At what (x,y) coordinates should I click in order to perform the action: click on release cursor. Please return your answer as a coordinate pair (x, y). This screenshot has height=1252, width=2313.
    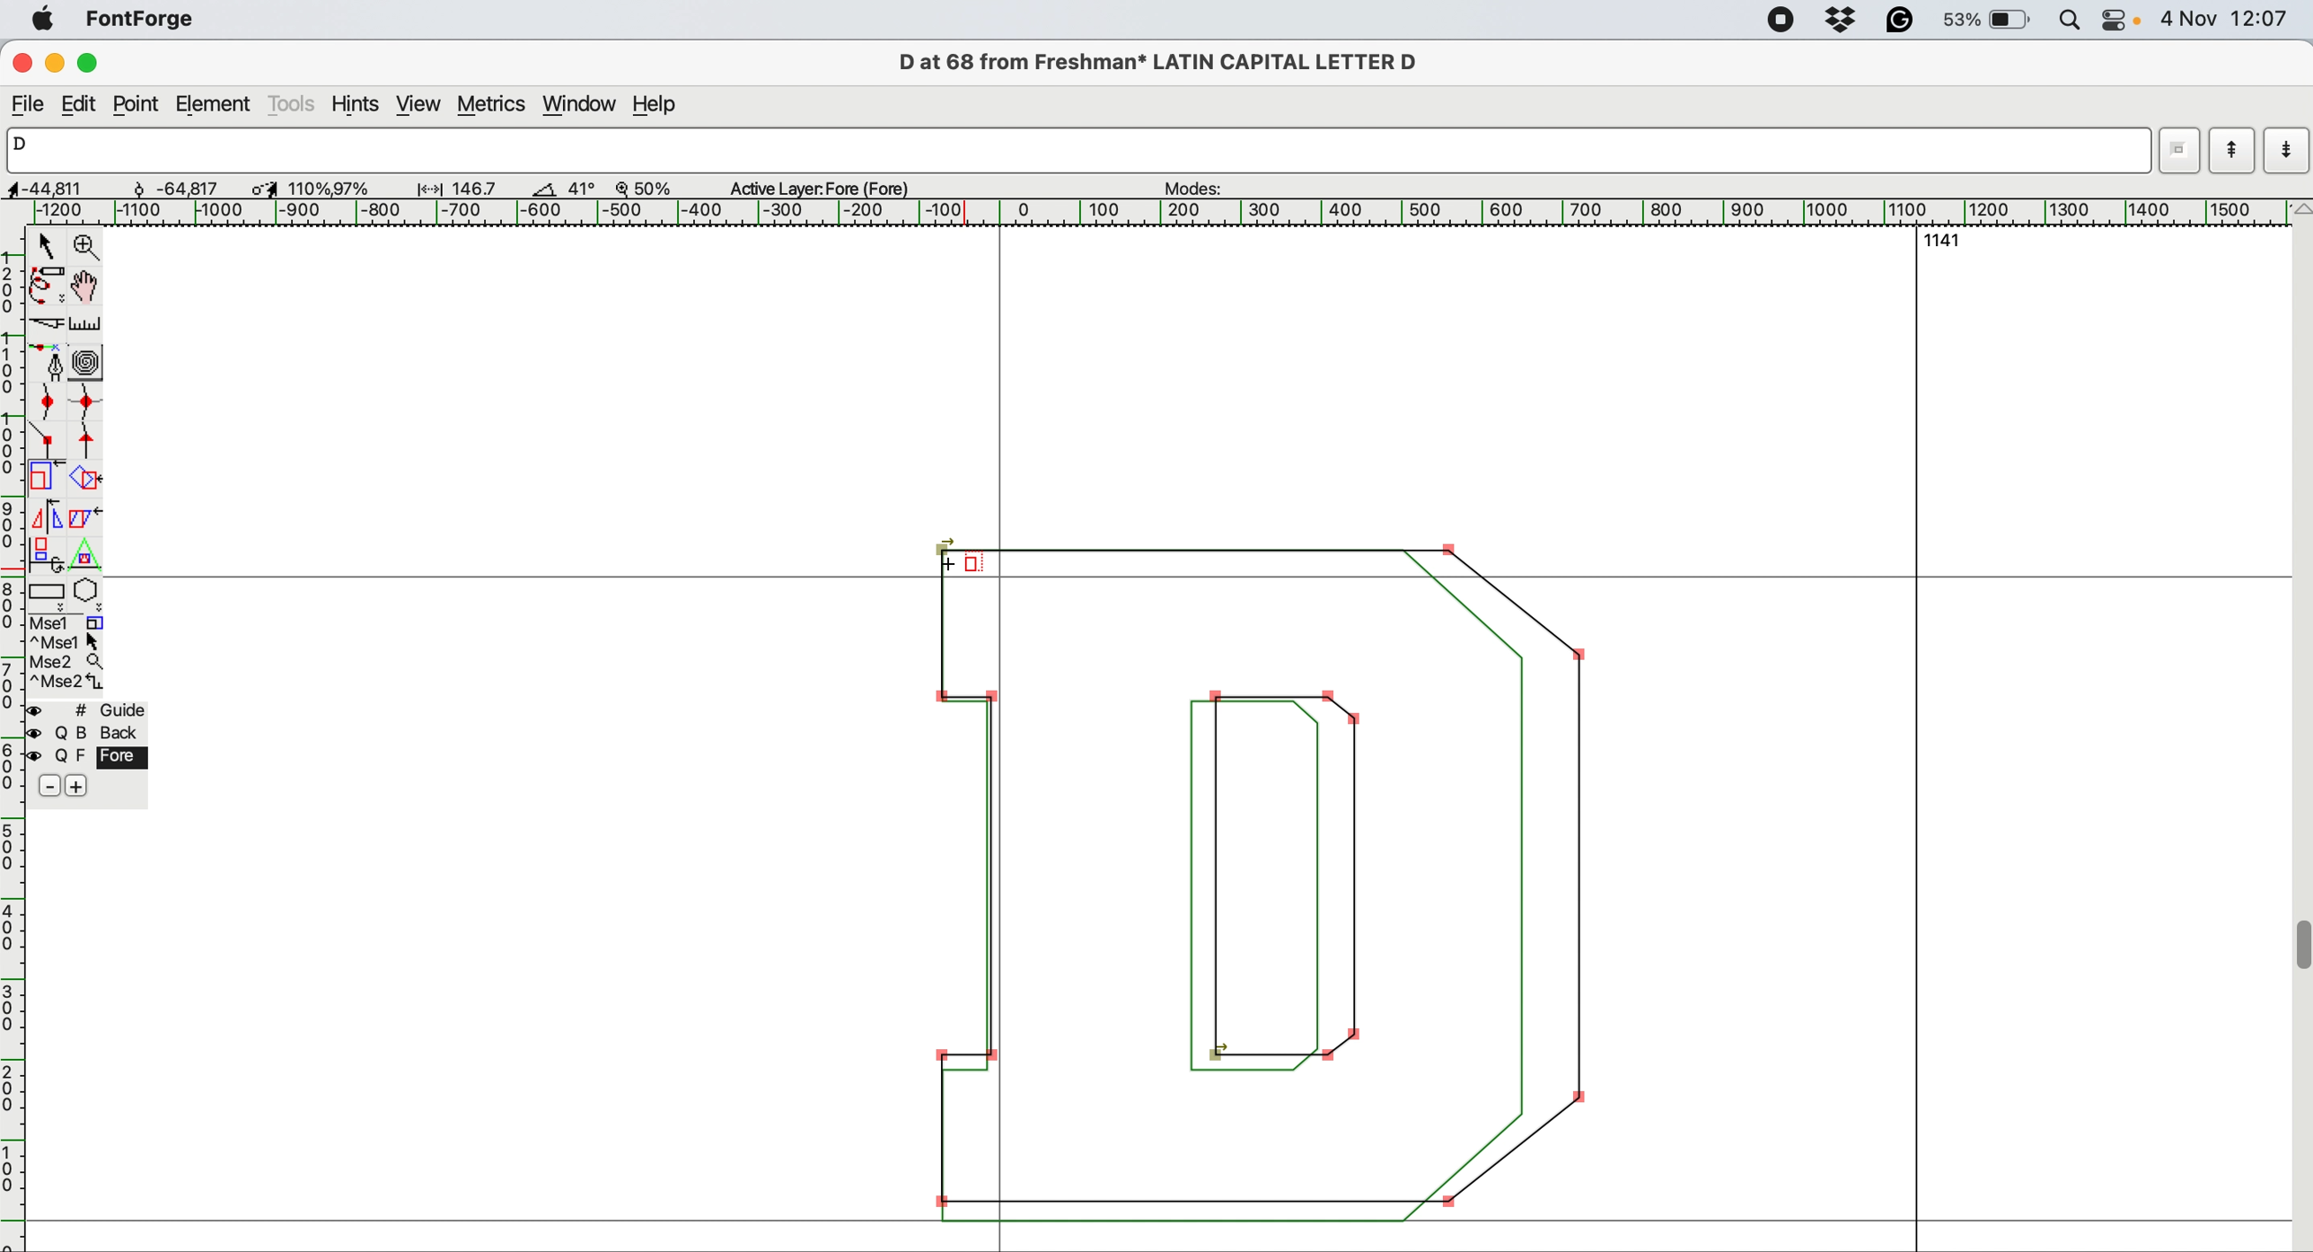
    Looking at the image, I should click on (970, 564).